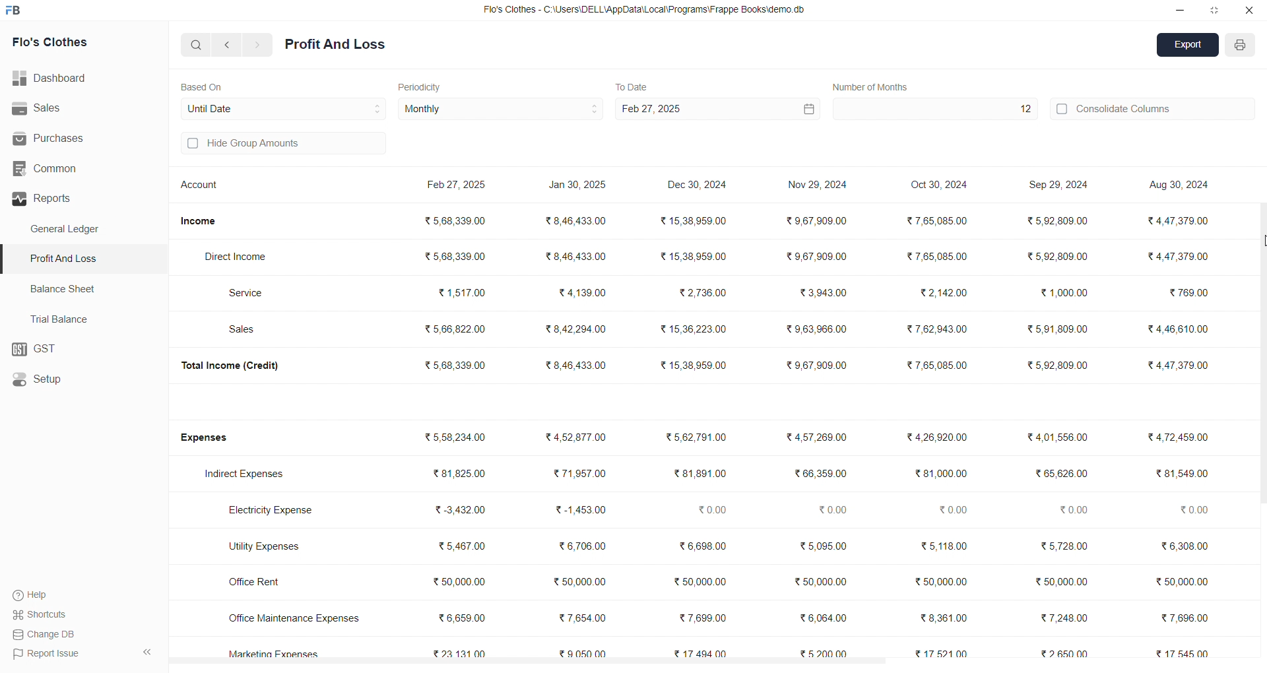 The width and height of the screenshot is (1267, 673). What do you see at coordinates (578, 437) in the screenshot?
I see `₹4,52,877.00` at bounding box center [578, 437].